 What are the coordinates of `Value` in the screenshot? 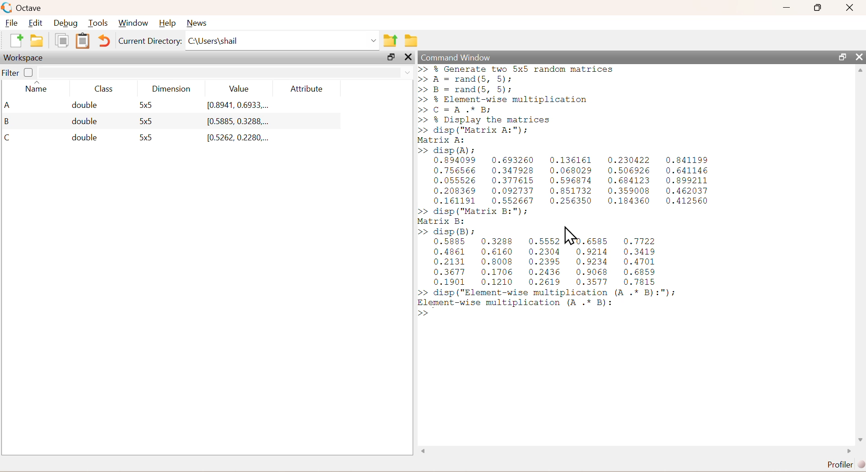 It's located at (238, 88).